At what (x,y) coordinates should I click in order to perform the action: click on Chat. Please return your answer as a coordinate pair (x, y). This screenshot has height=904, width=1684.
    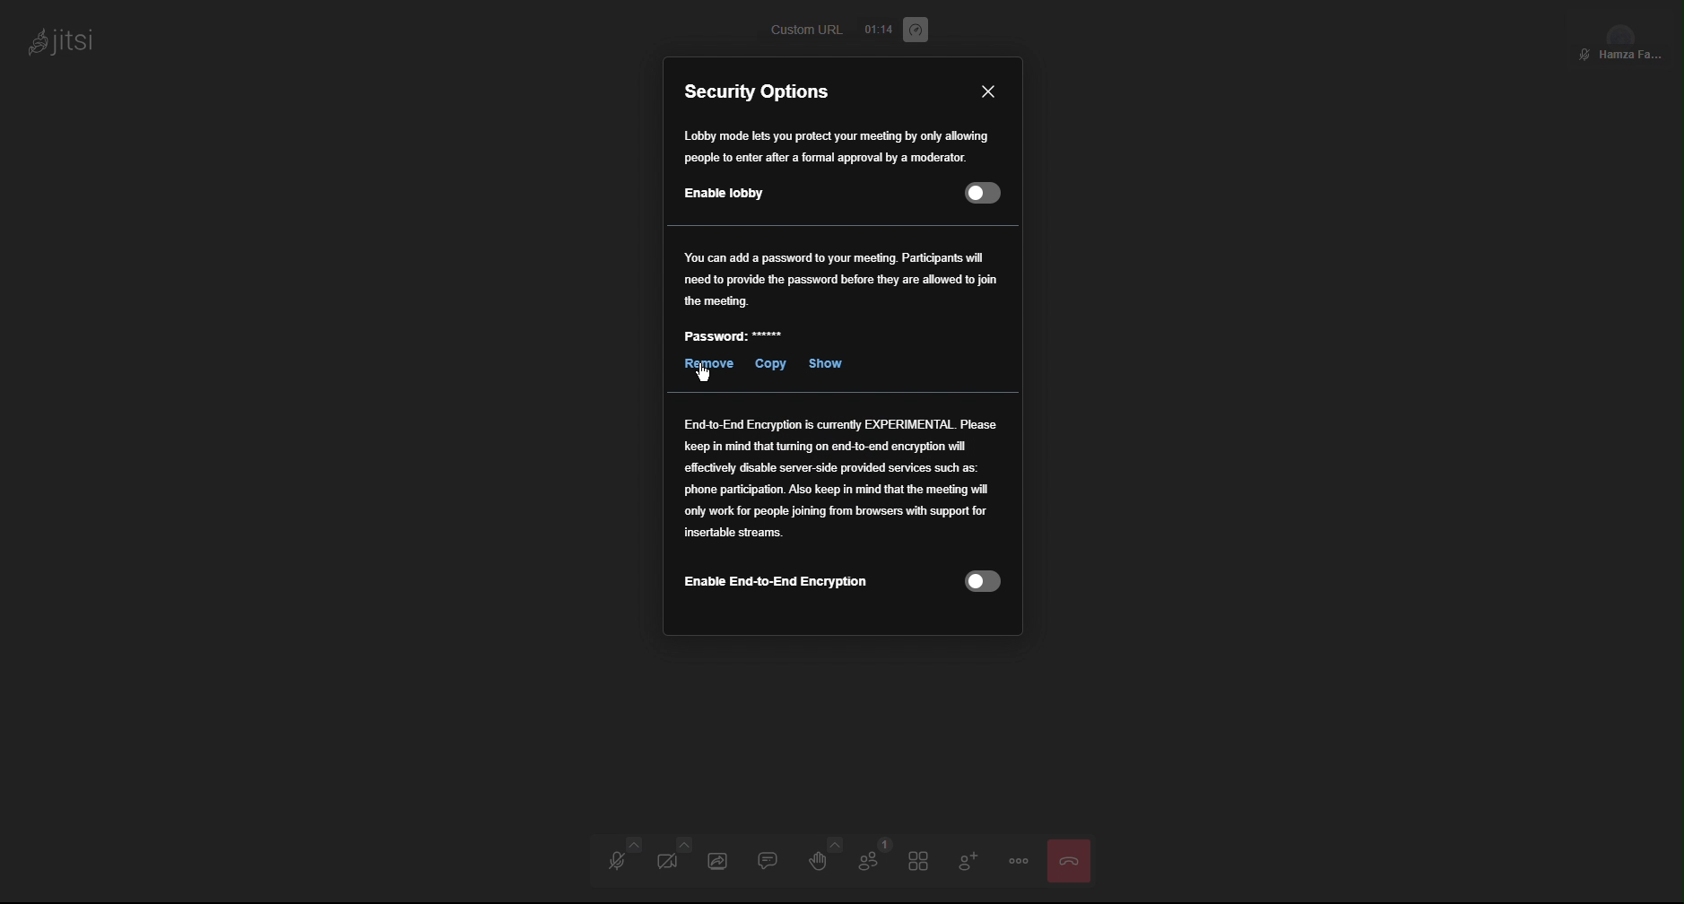
    Looking at the image, I should click on (776, 861).